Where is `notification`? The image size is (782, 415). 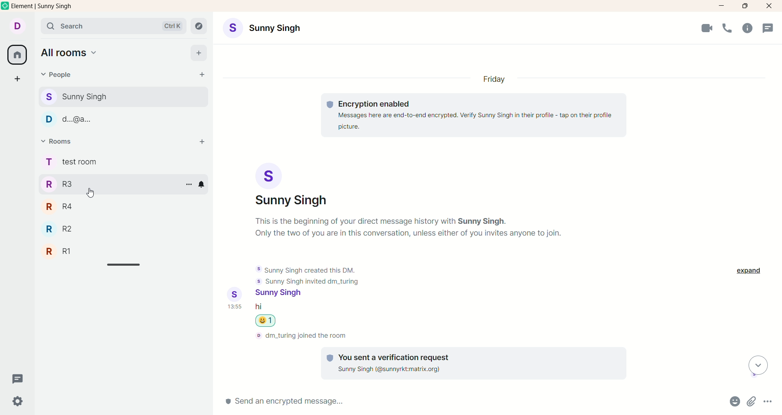 notification is located at coordinates (202, 183).